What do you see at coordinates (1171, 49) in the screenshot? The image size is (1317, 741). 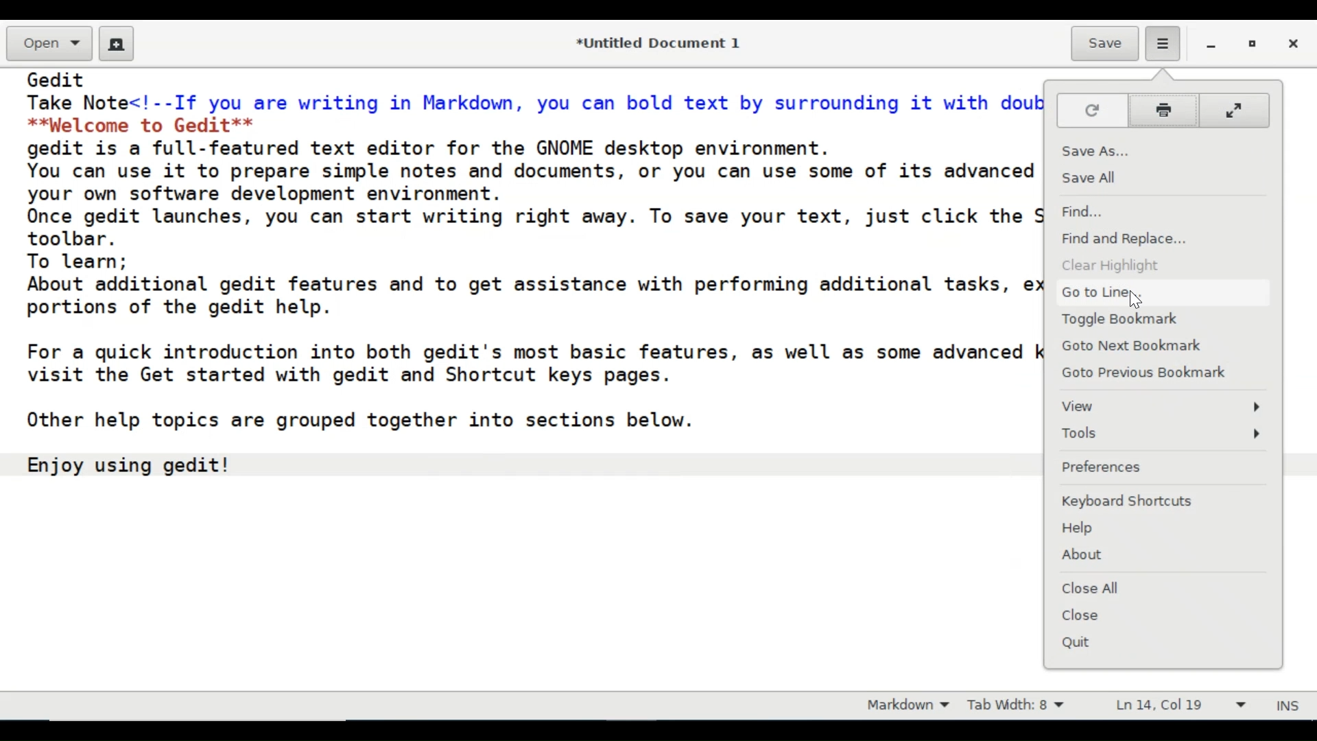 I see `Cursor` at bounding box center [1171, 49].